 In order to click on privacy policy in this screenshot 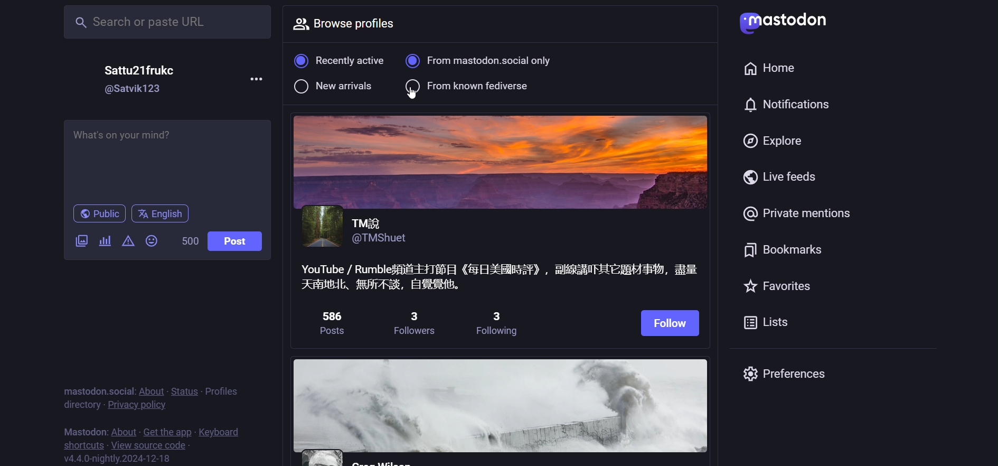, I will do `click(135, 403)`.